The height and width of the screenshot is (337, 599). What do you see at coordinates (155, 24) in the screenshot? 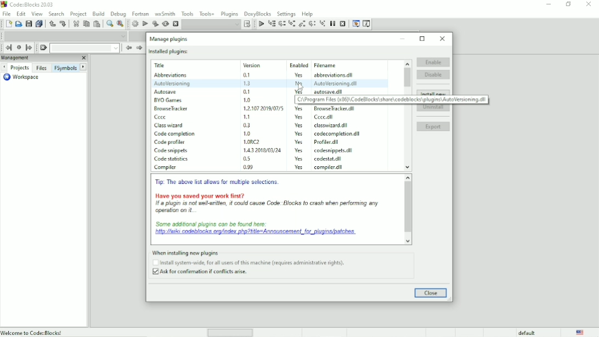
I see `Build and run` at bounding box center [155, 24].